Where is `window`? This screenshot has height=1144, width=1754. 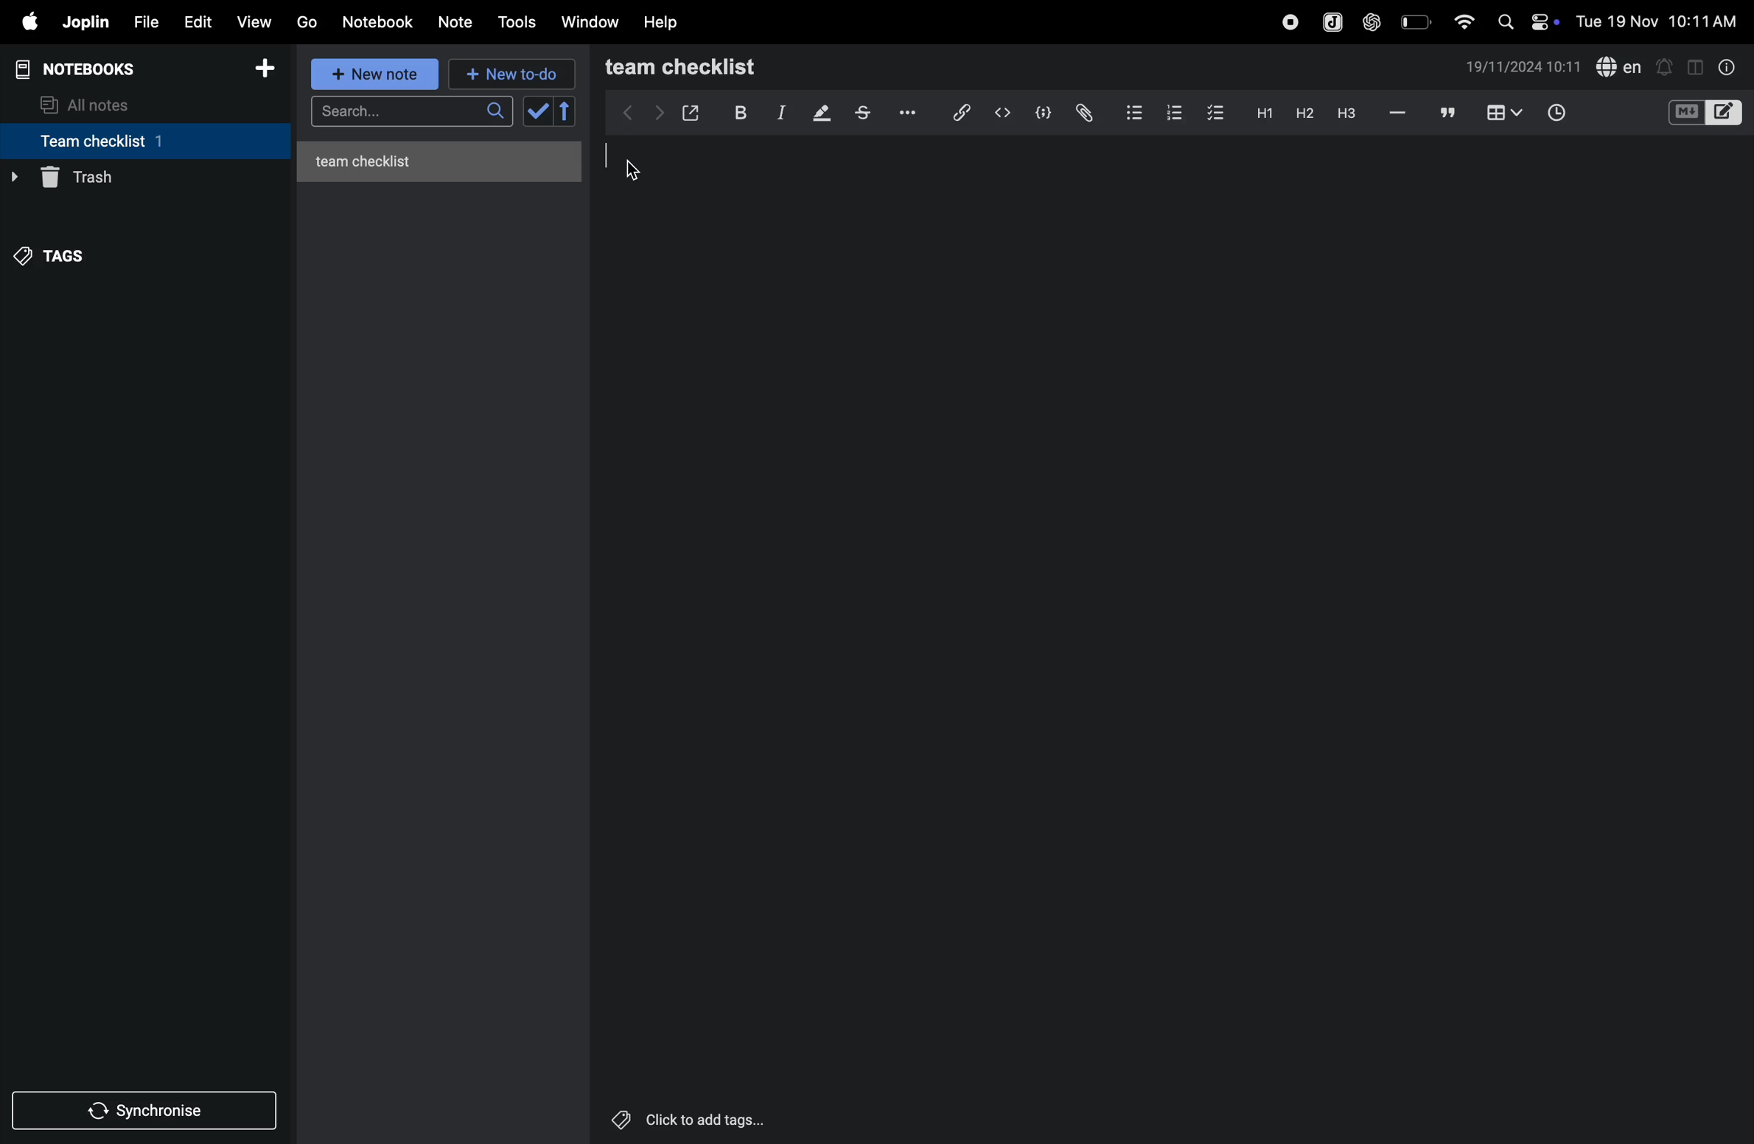
window is located at coordinates (589, 23).